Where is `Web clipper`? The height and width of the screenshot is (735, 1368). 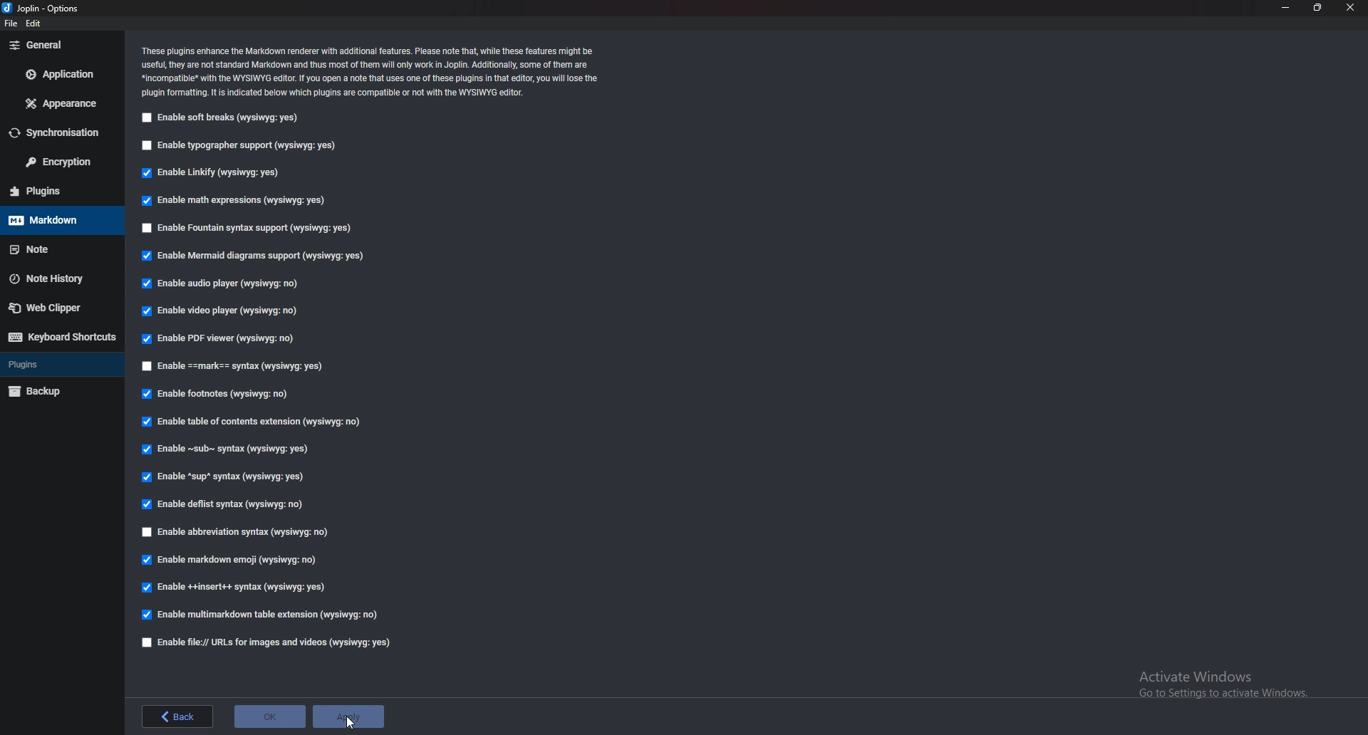 Web clipper is located at coordinates (54, 310).